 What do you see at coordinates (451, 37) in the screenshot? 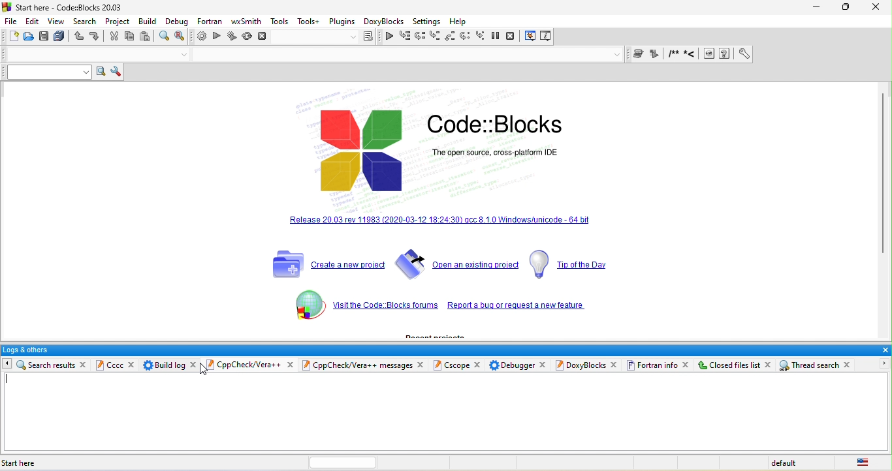
I see `step out` at bounding box center [451, 37].